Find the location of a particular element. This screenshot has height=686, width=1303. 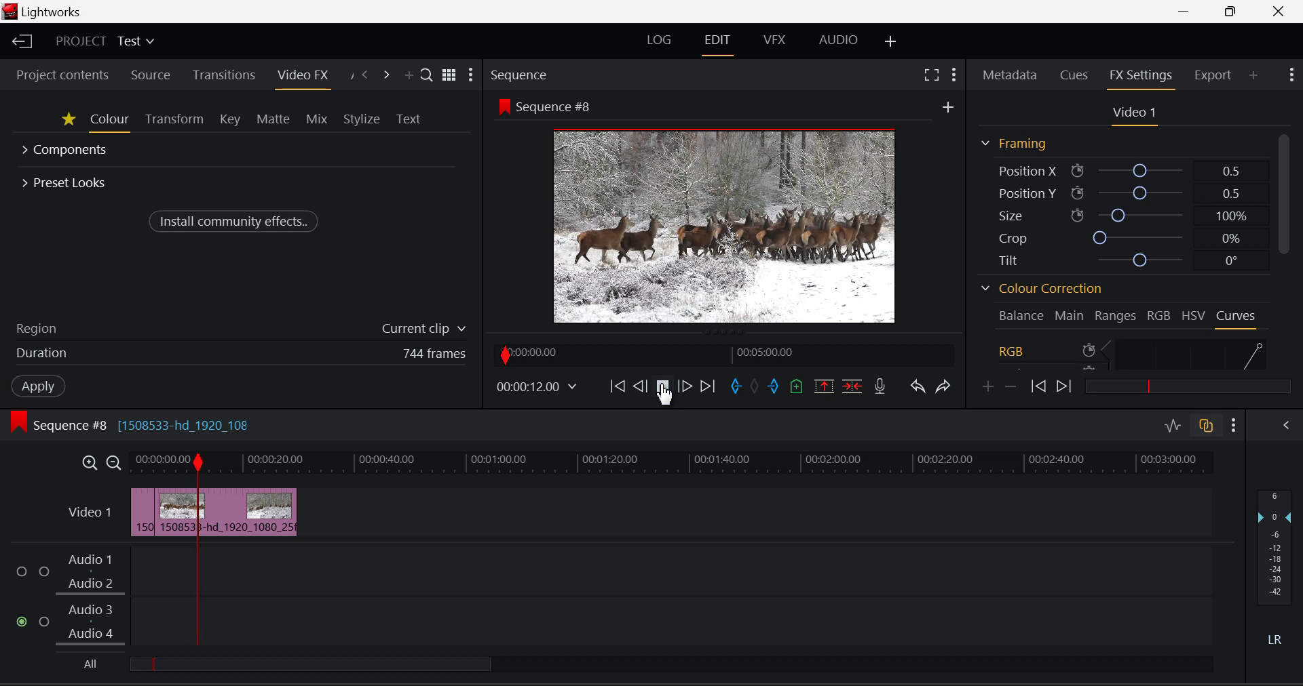

Main is located at coordinates (1070, 315).